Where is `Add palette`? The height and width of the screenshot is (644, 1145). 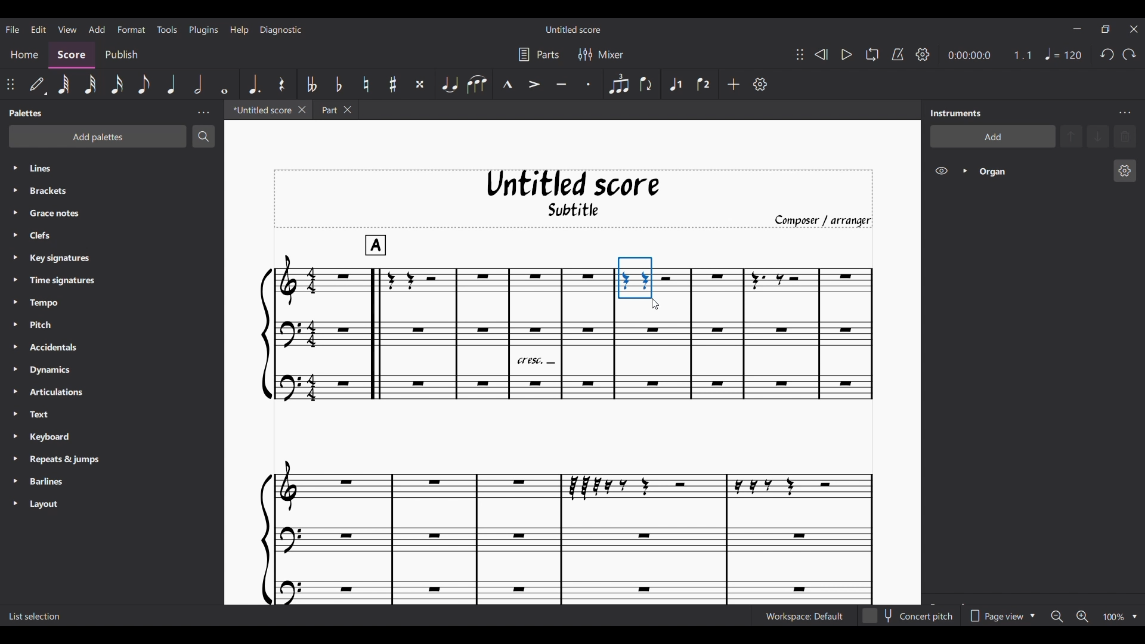
Add palette is located at coordinates (98, 137).